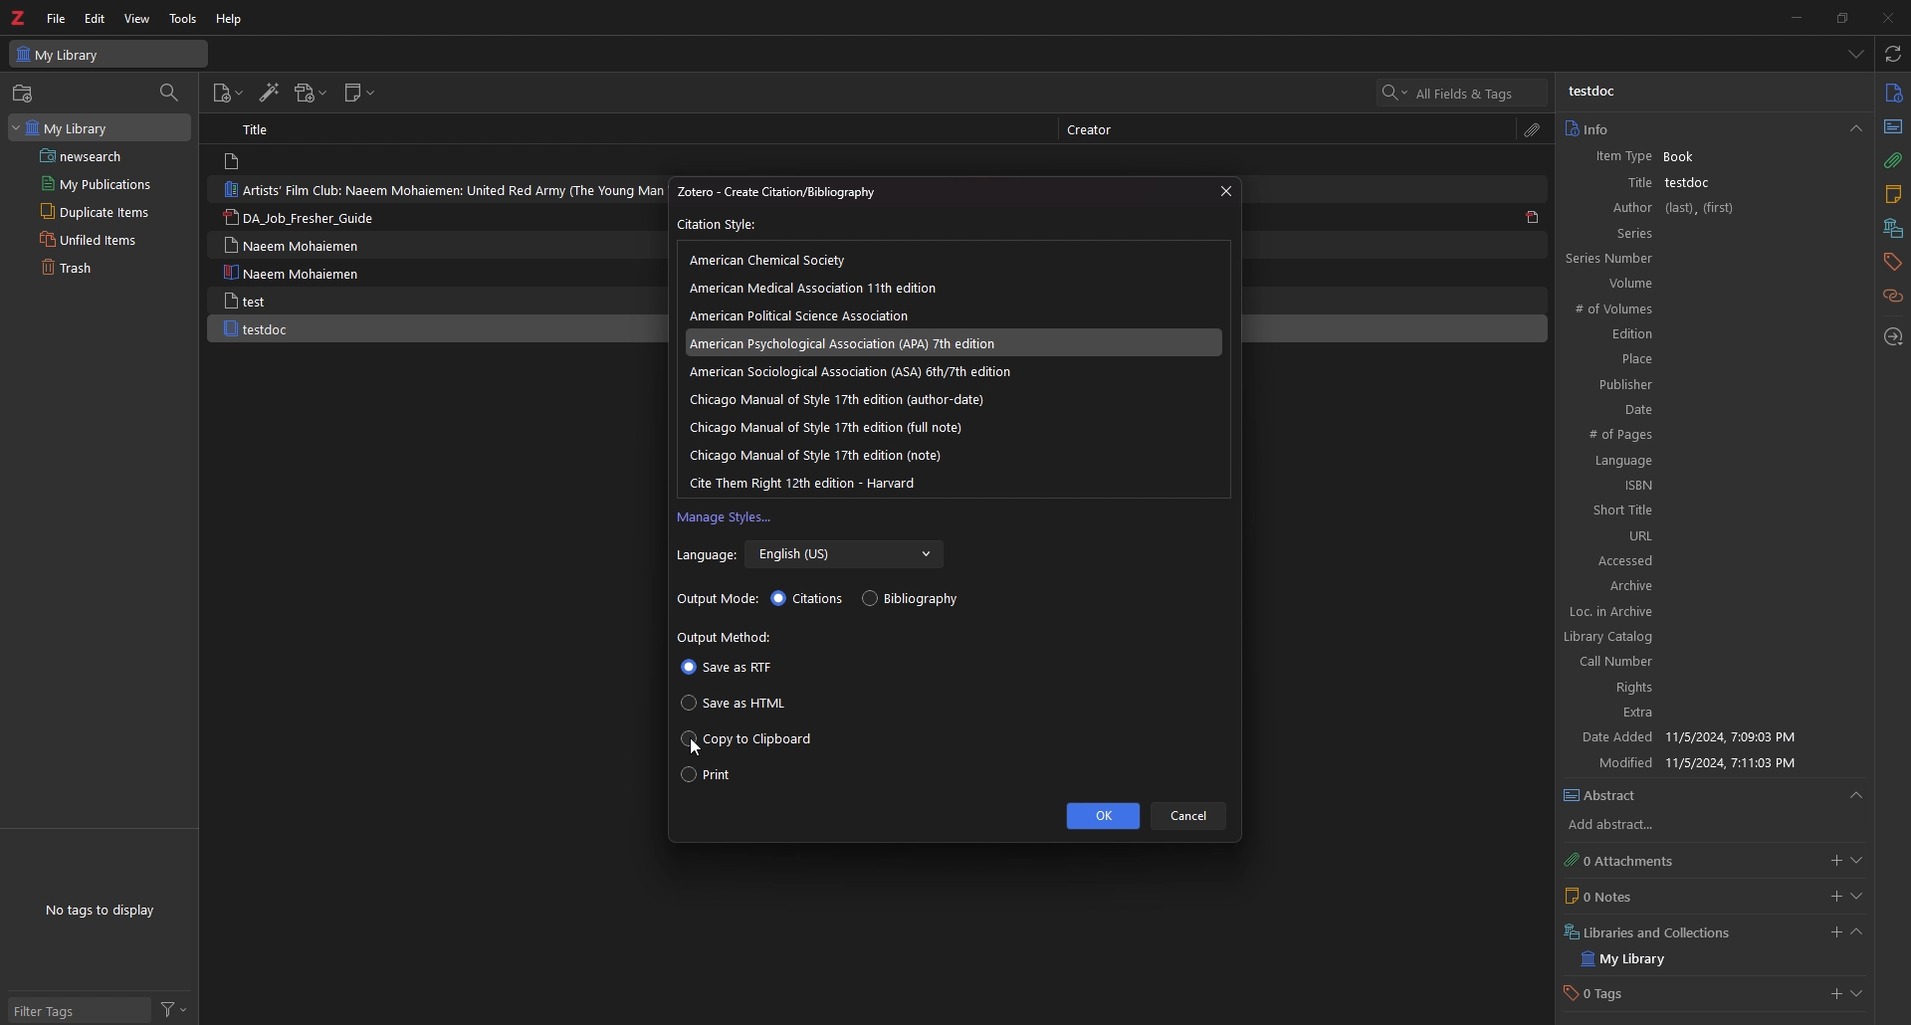 This screenshot has width=1911, height=1025. I want to click on add libraries or collection, so click(1832, 935).